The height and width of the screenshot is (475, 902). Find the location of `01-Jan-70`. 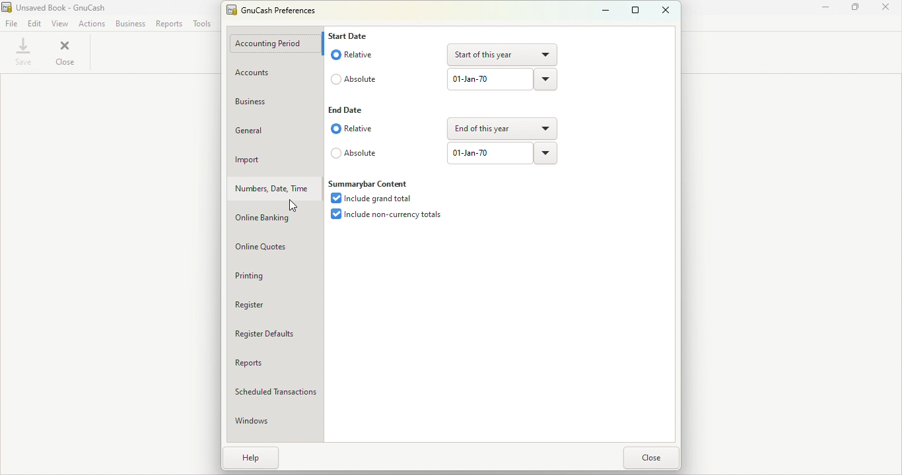

01-Jan-70 is located at coordinates (490, 79).